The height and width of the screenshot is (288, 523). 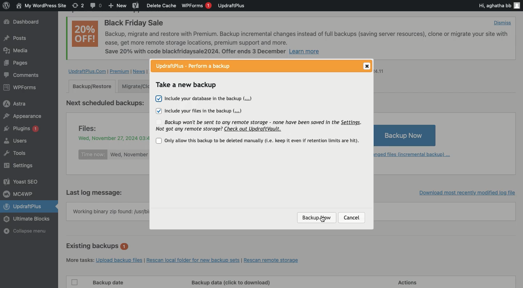 I want to click on Yoast SEO, so click(x=22, y=181).